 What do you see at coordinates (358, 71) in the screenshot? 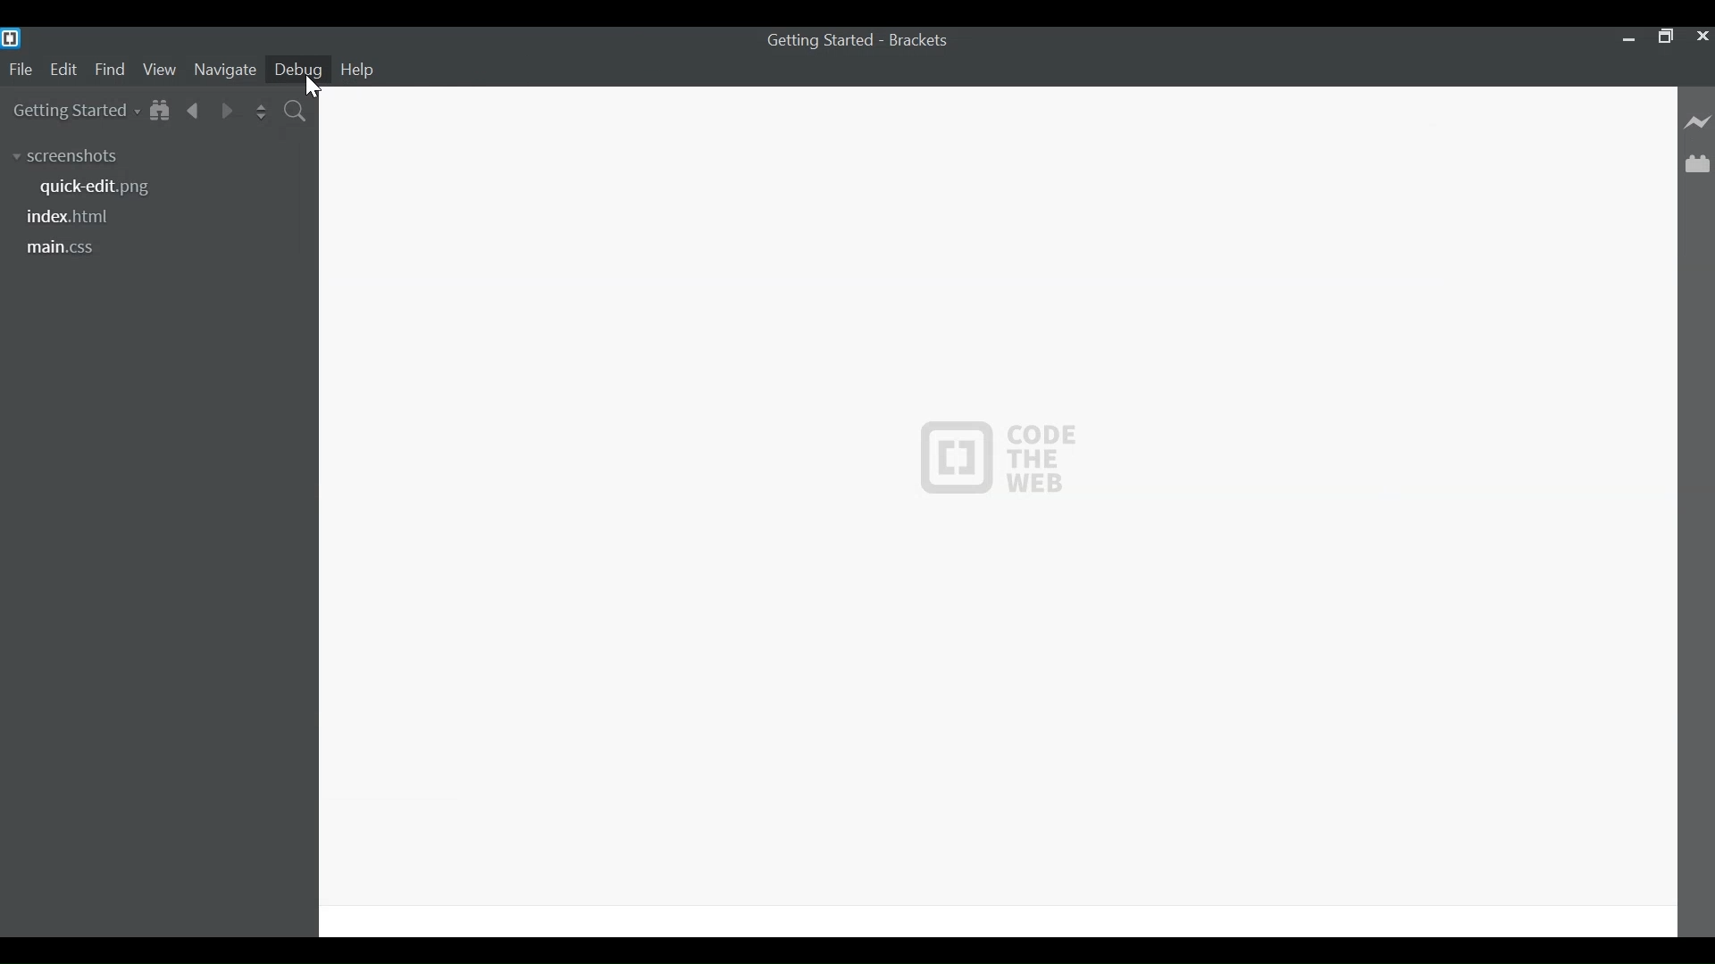
I see `Help` at bounding box center [358, 71].